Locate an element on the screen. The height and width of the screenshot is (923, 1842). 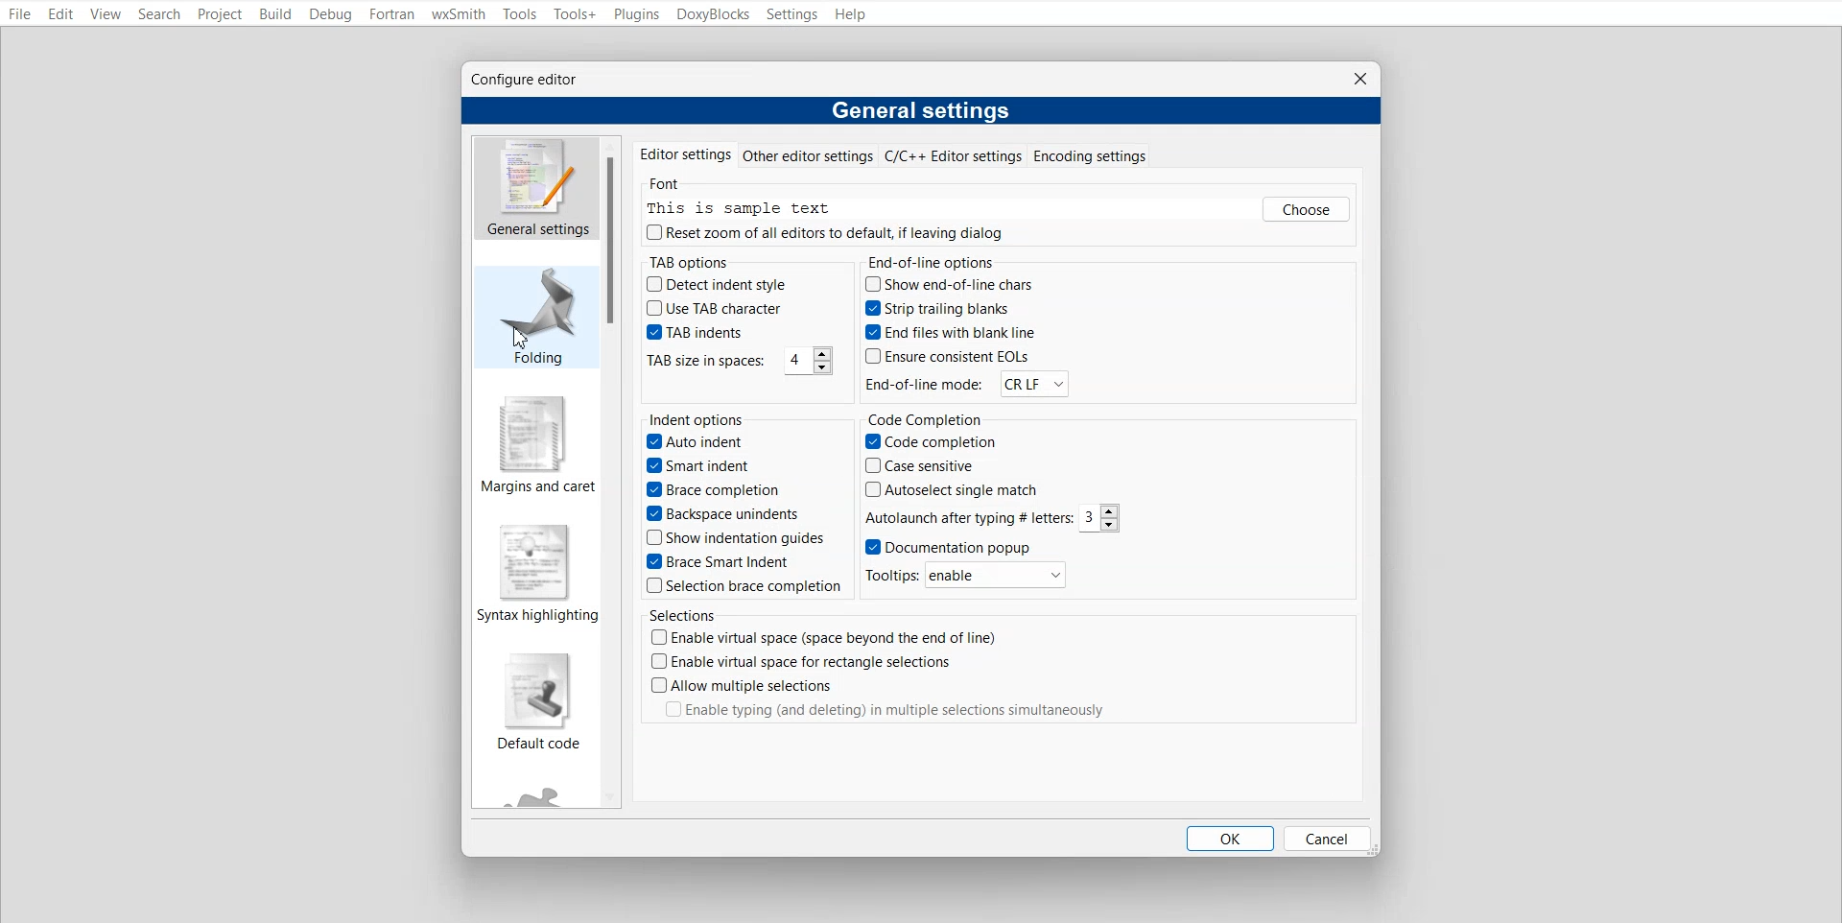
Use TAB character is located at coordinates (712, 307).